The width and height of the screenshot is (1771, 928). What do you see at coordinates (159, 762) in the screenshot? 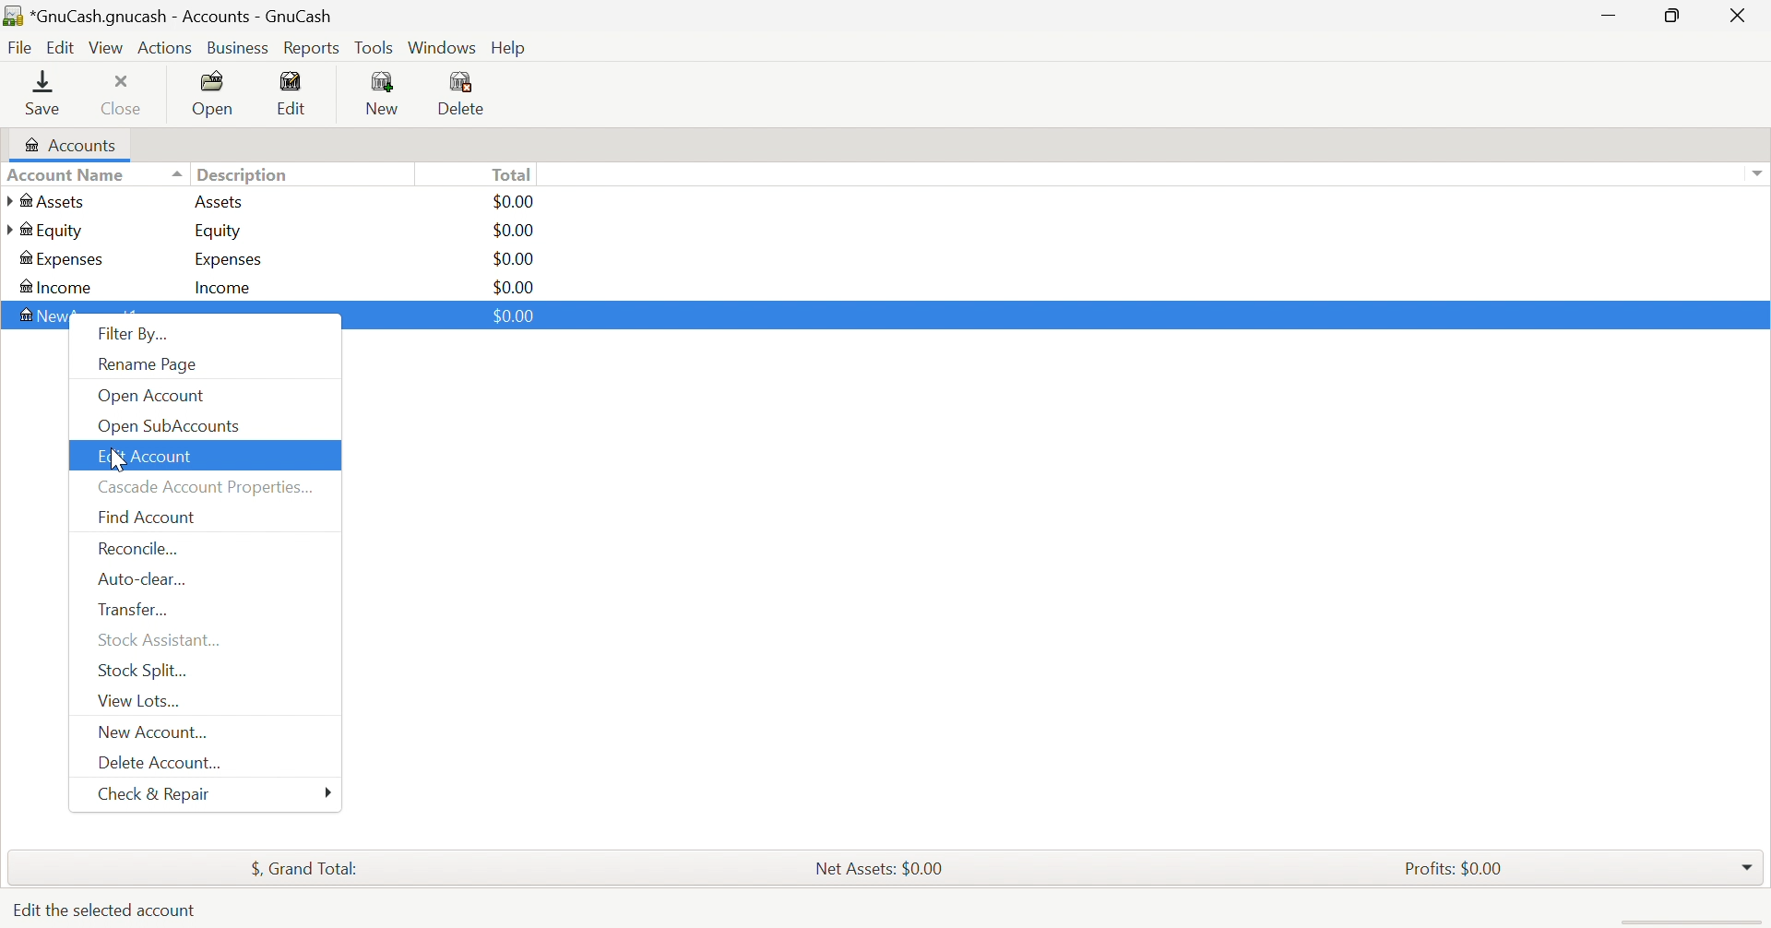
I see `Delete Account...` at bounding box center [159, 762].